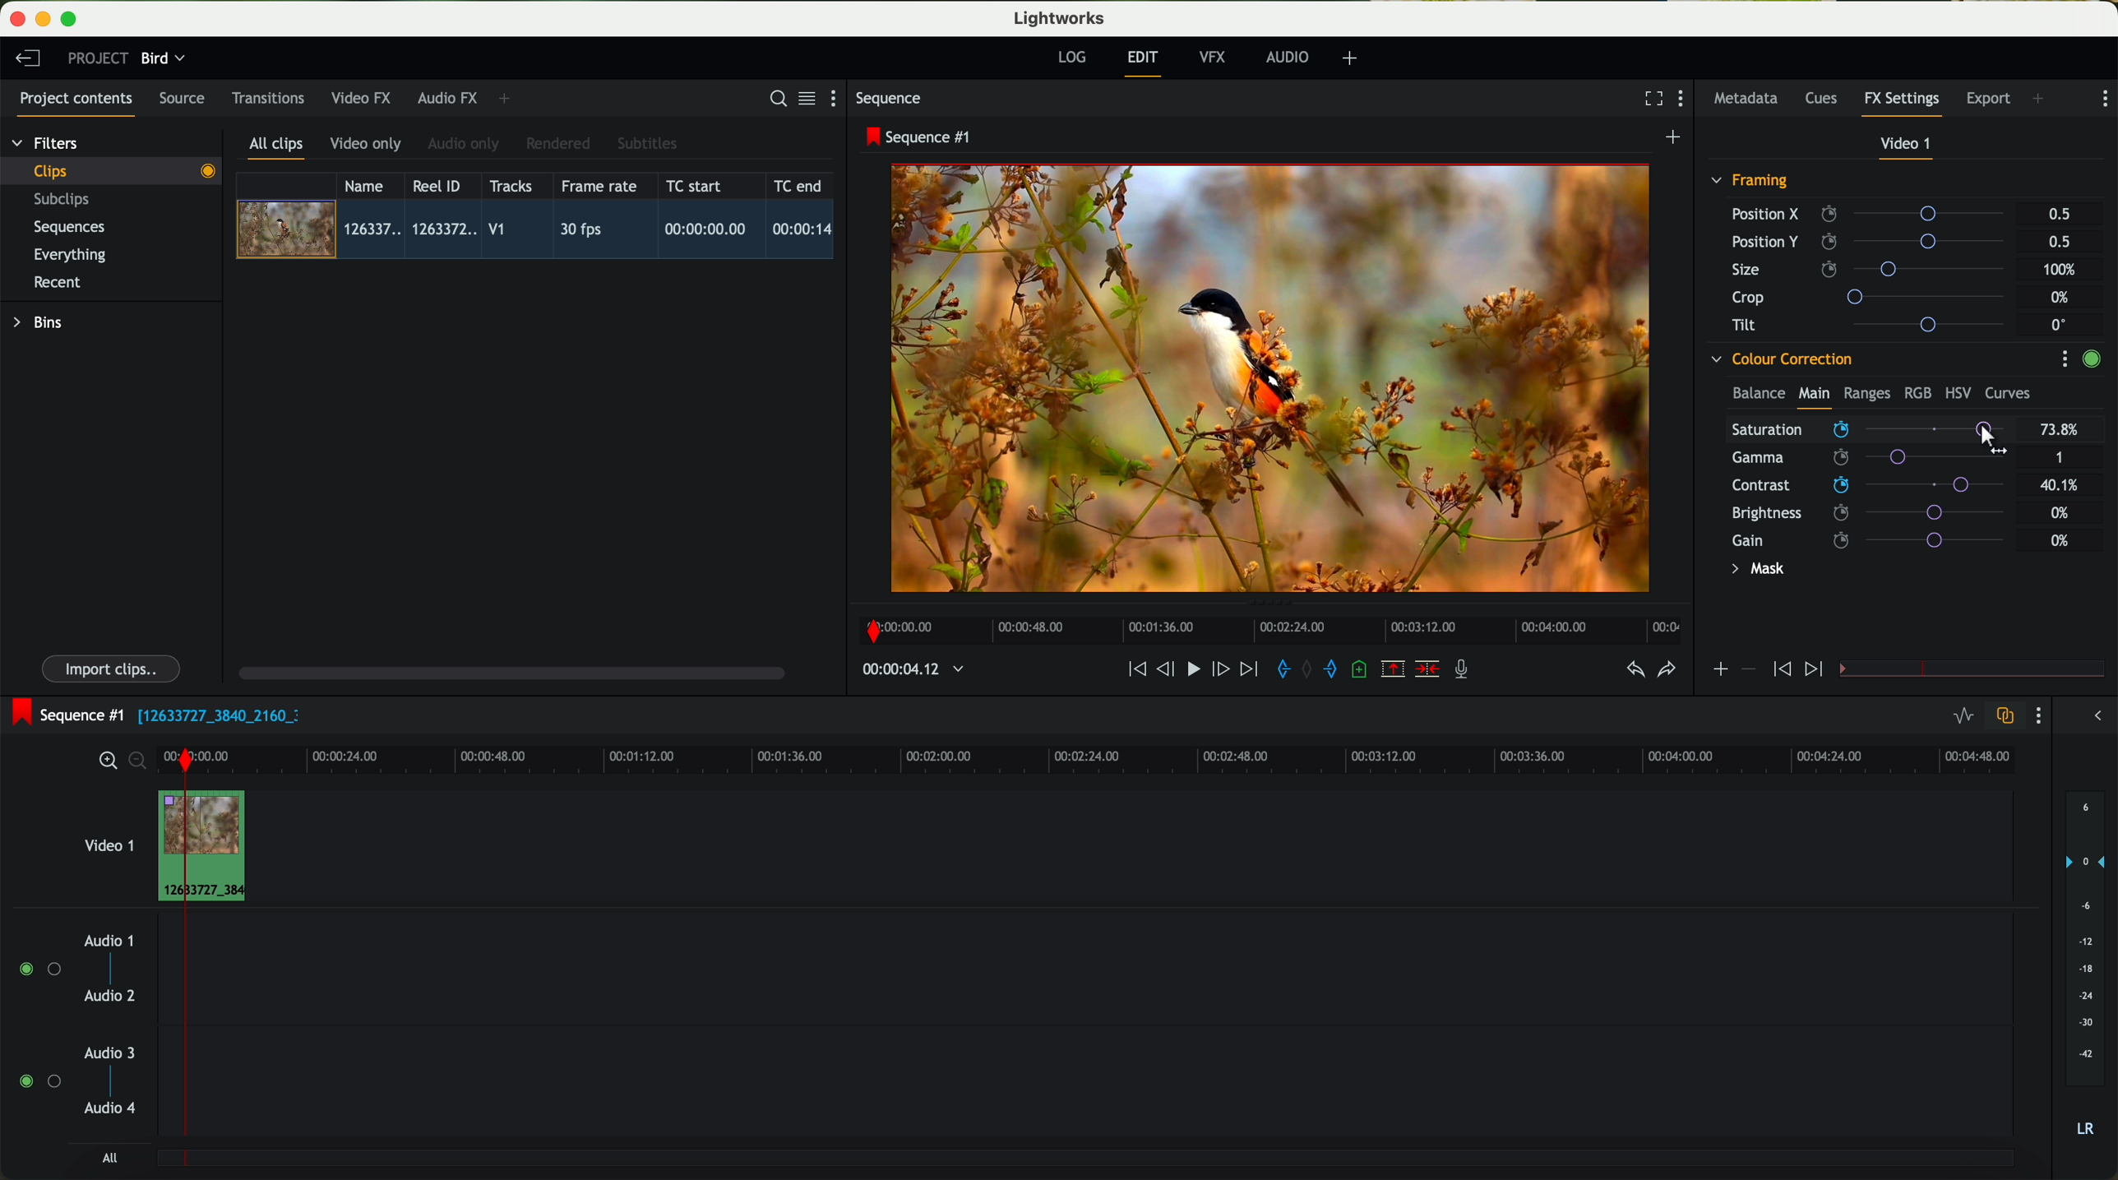 This screenshot has height=1180, width=2118. Describe the element at coordinates (111, 1108) in the screenshot. I see `audio 4` at that location.